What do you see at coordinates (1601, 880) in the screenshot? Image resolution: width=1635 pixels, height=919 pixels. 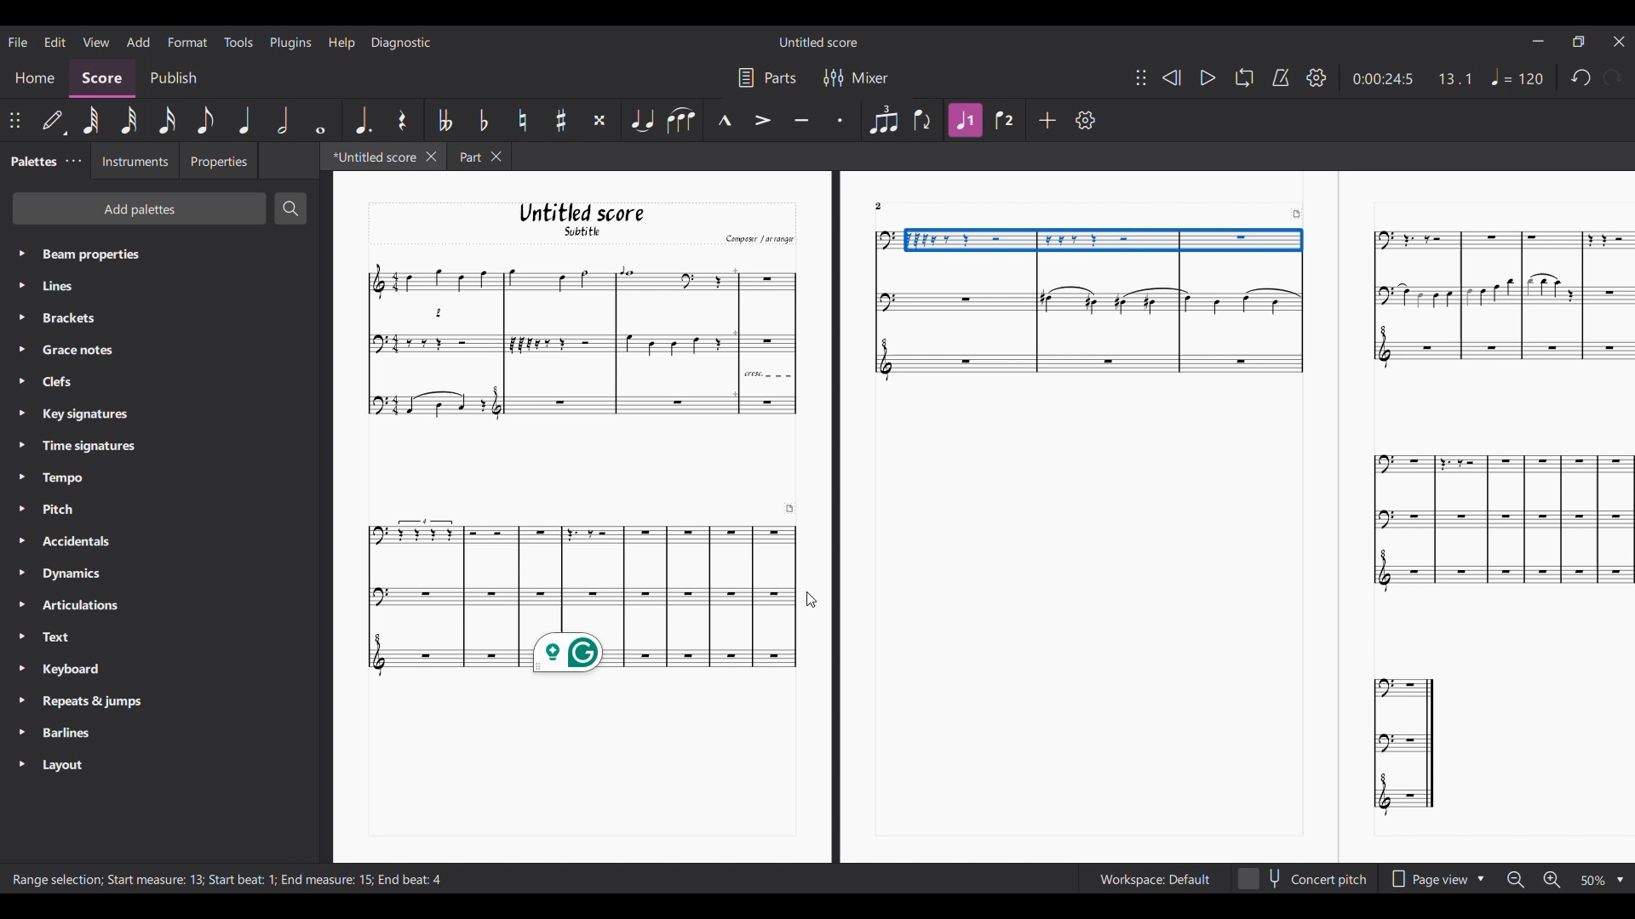 I see `50 %` at bounding box center [1601, 880].